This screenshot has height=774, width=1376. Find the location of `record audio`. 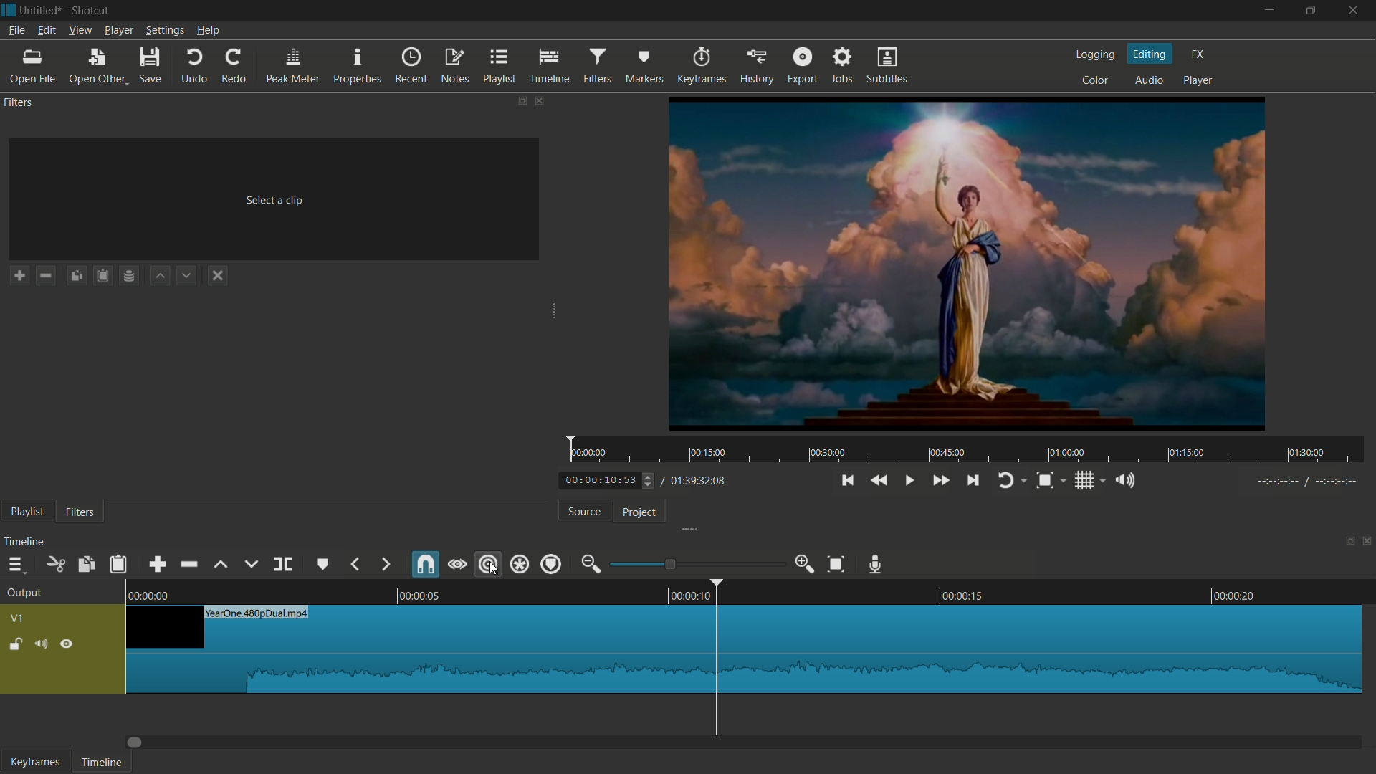

record audio is located at coordinates (876, 565).